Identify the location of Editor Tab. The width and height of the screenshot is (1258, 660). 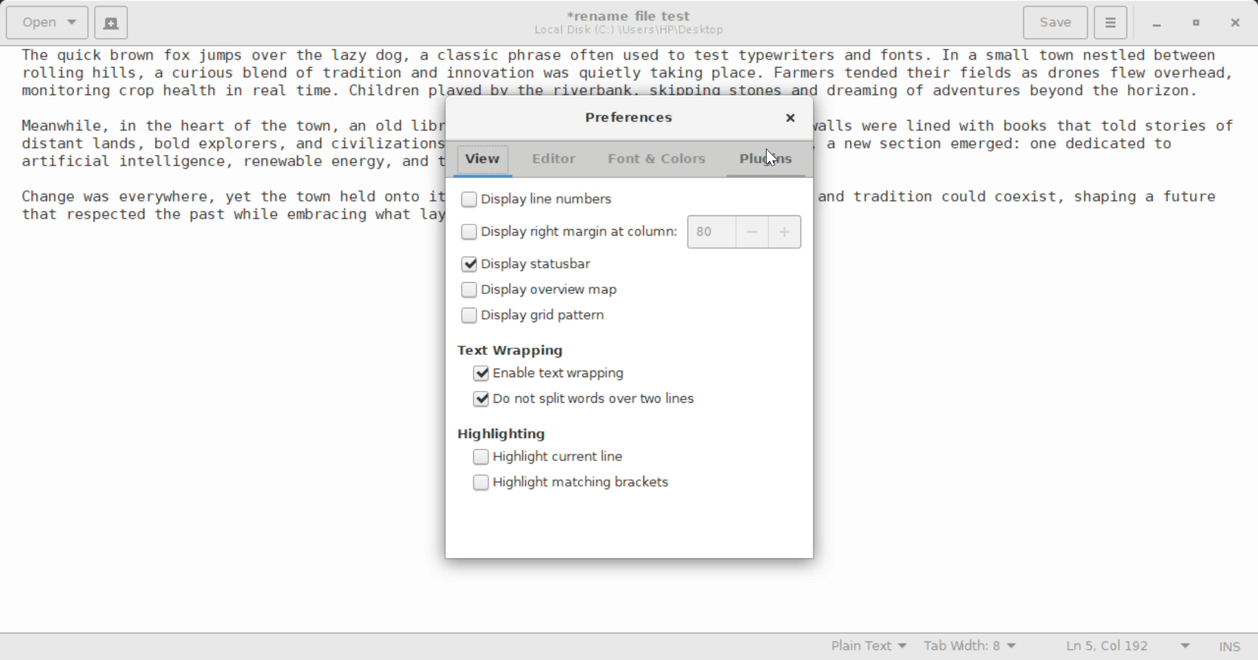
(557, 162).